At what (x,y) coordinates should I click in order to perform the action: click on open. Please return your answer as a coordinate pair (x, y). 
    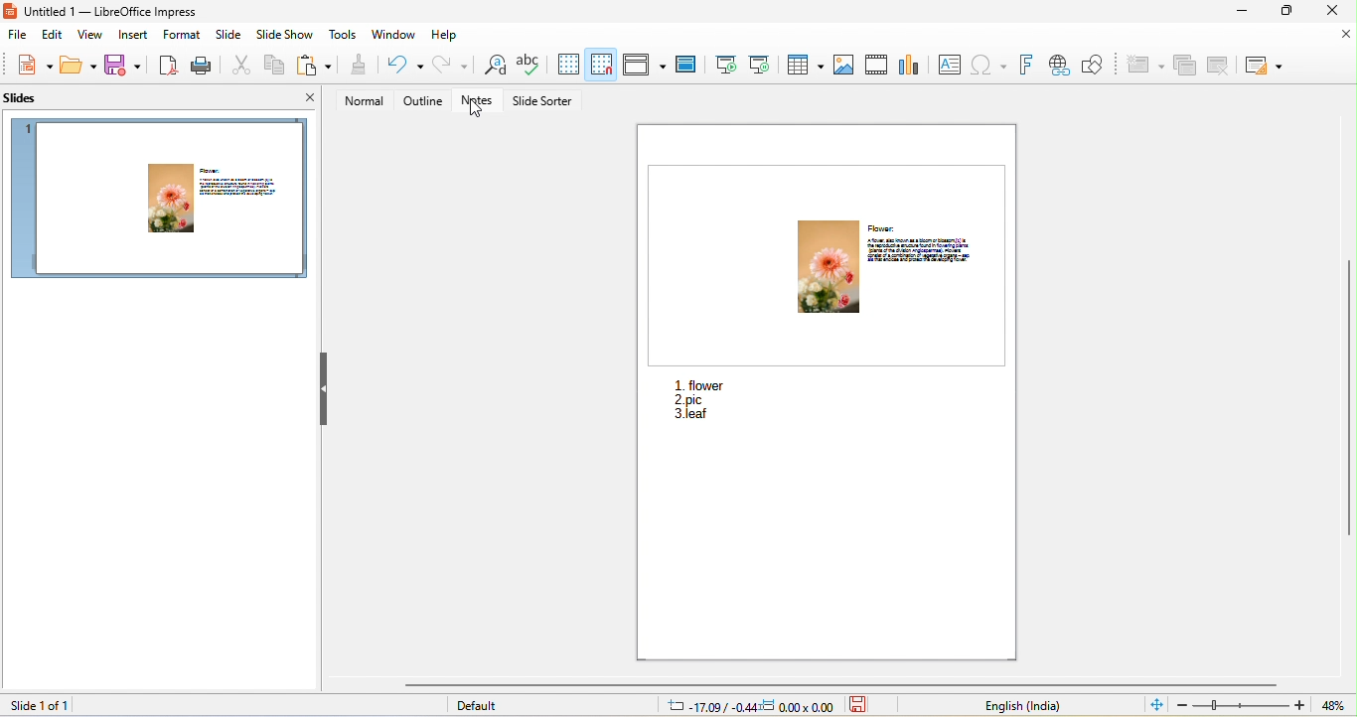
    Looking at the image, I should click on (78, 65).